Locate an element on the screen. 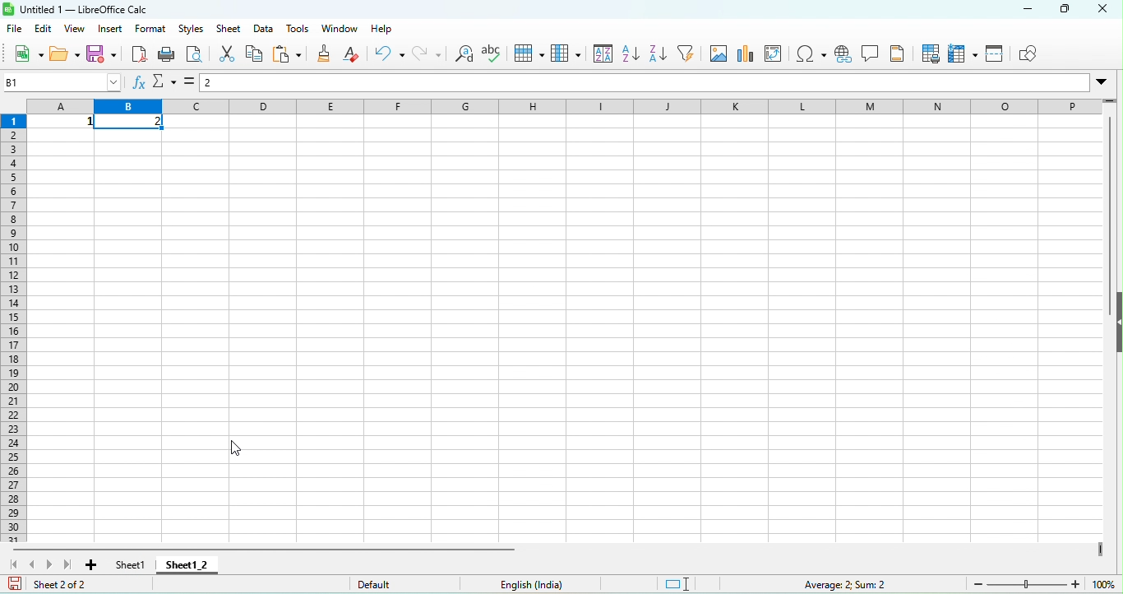 This screenshot has width=1123, height=594. formula bar is located at coordinates (665, 84).